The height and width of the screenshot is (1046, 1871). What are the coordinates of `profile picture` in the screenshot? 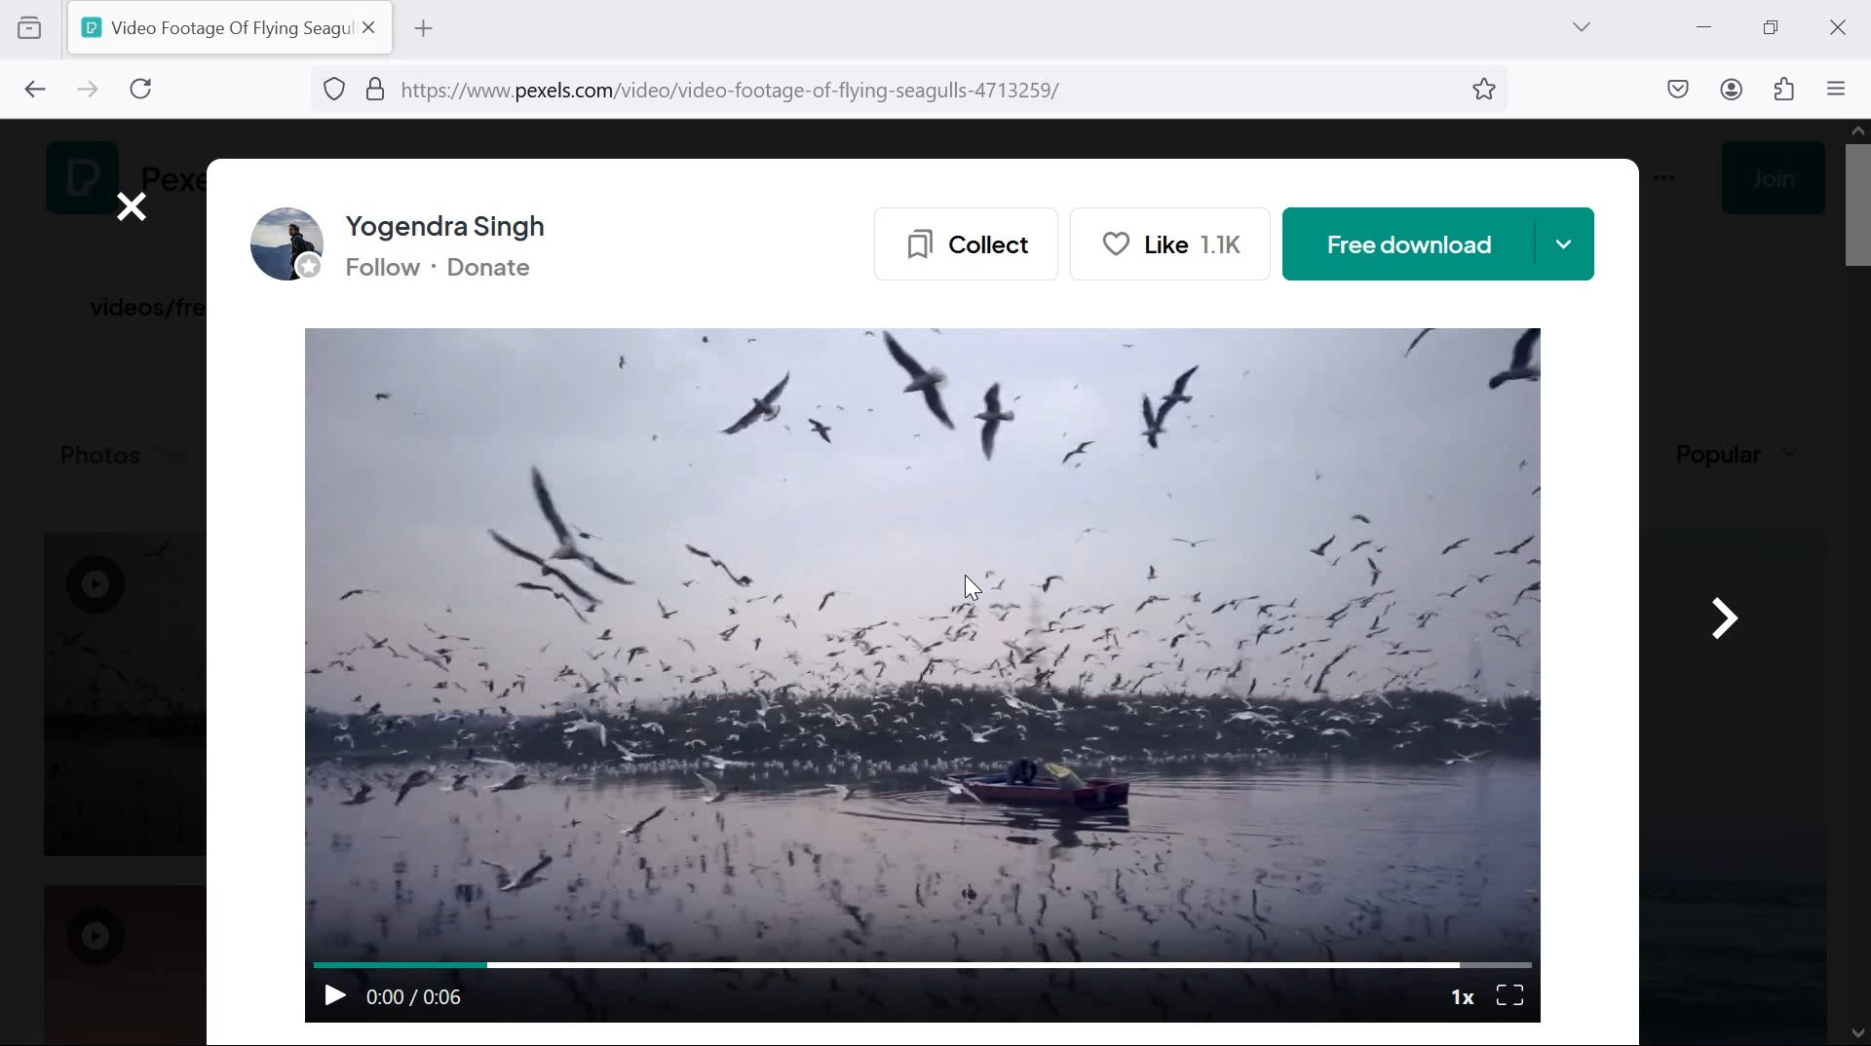 It's located at (281, 245).